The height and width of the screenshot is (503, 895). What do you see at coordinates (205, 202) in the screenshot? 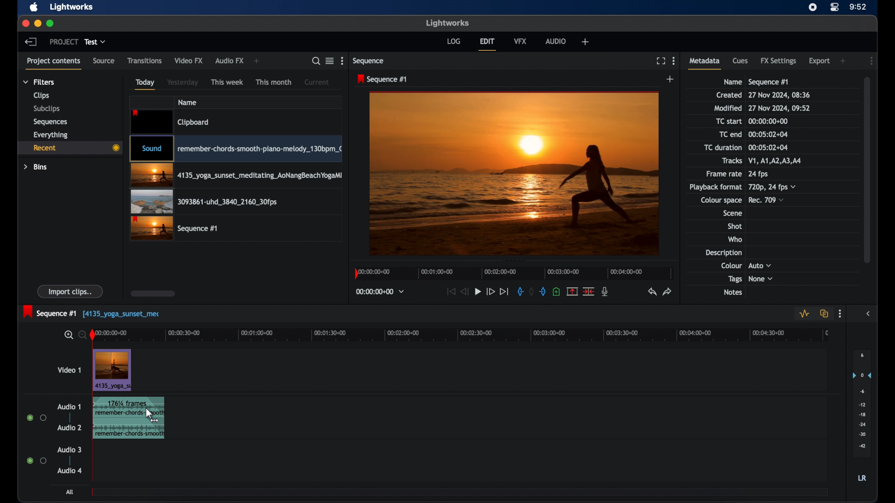
I see `video clip` at bounding box center [205, 202].